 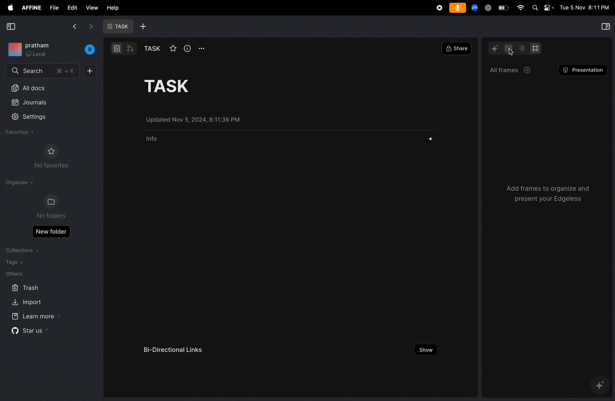 What do you see at coordinates (24, 288) in the screenshot?
I see `trash` at bounding box center [24, 288].